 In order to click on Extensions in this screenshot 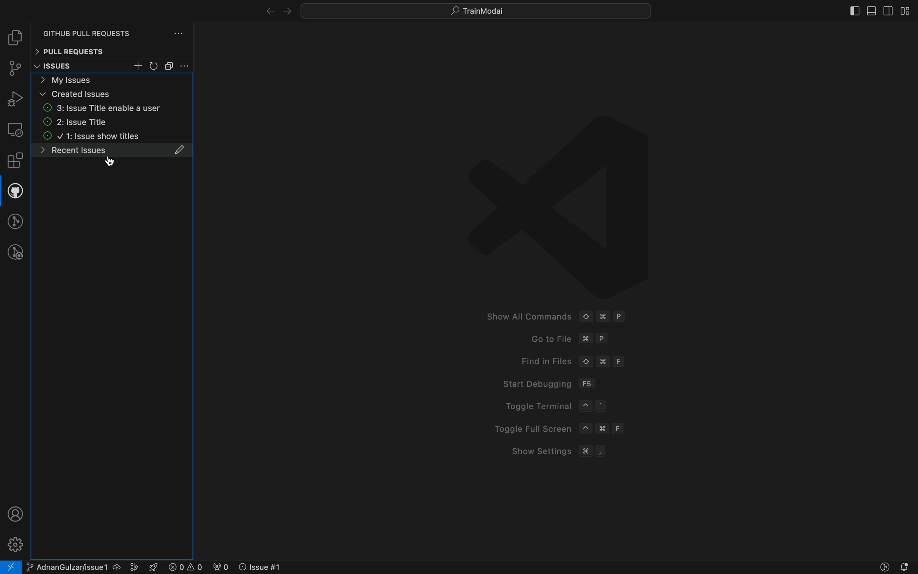, I will do `click(15, 162)`.